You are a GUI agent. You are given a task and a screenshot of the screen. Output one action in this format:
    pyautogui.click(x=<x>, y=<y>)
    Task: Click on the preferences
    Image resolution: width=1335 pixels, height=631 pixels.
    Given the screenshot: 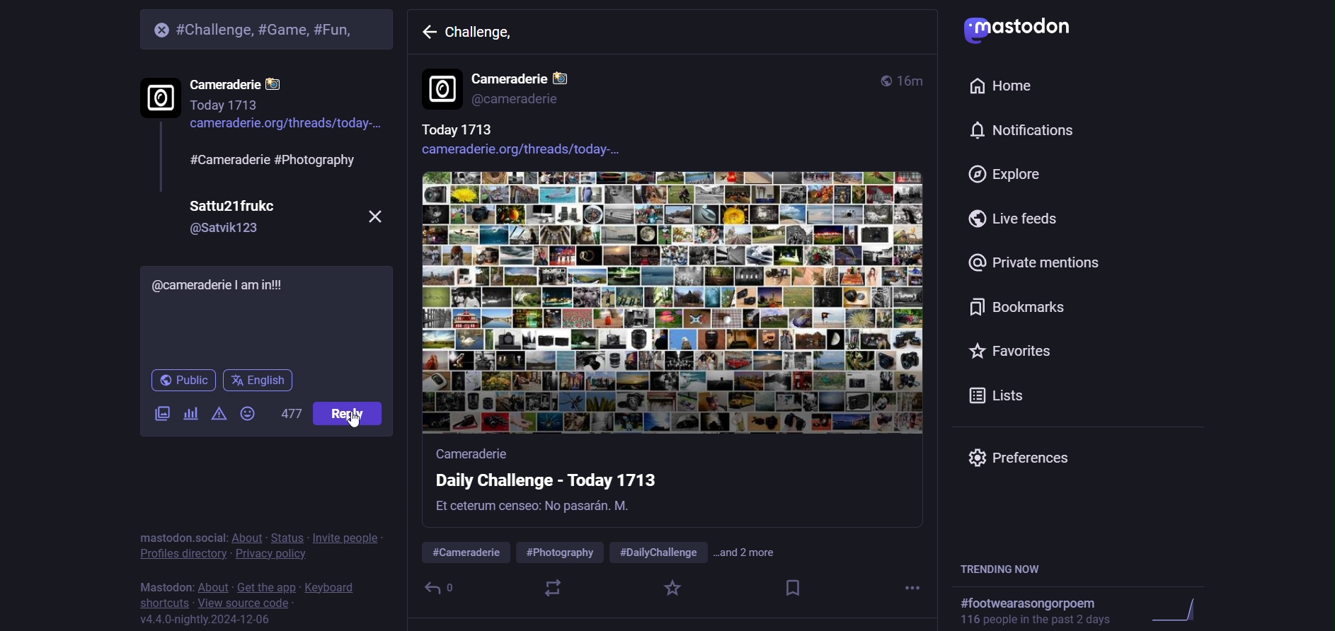 What is the action you would take?
    pyautogui.click(x=1026, y=456)
    